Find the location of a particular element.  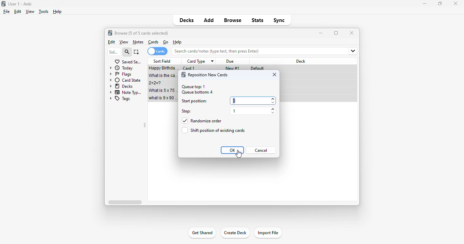

deck is located at coordinates (301, 61).